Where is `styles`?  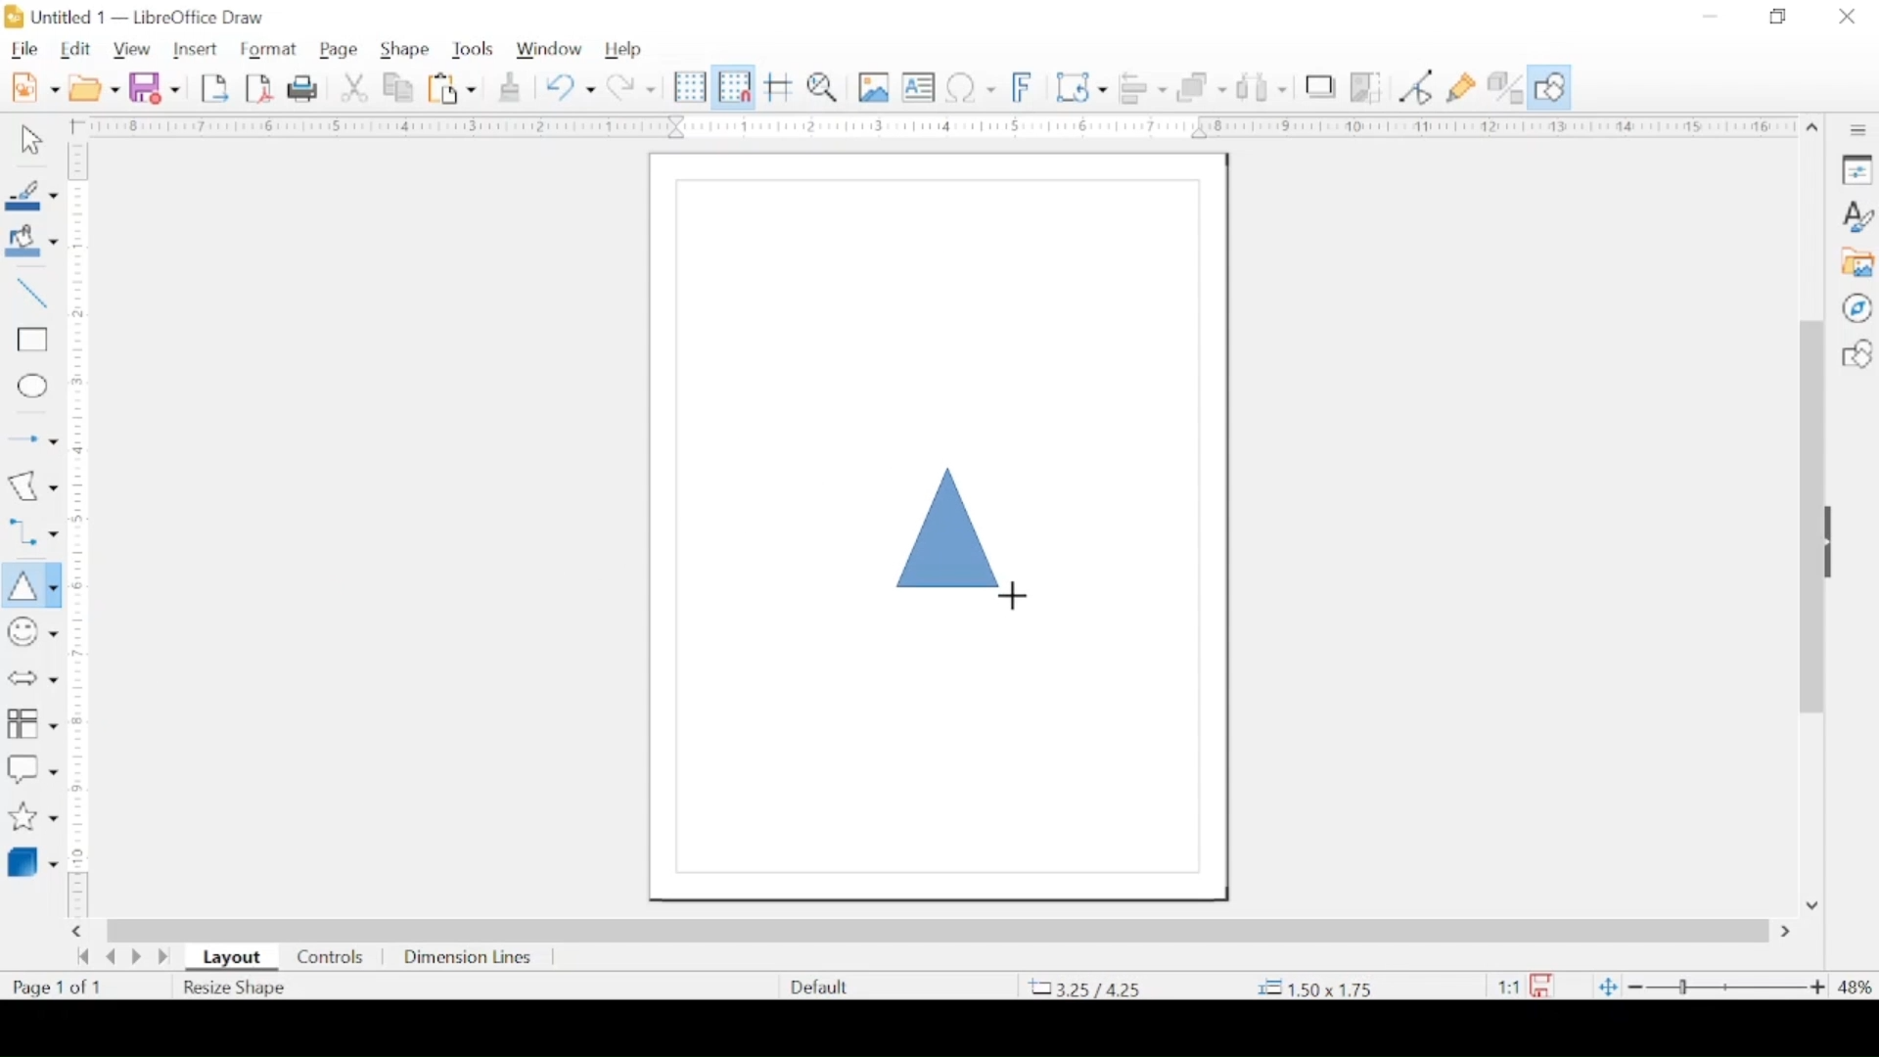
styles is located at coordinates (1858, 215).